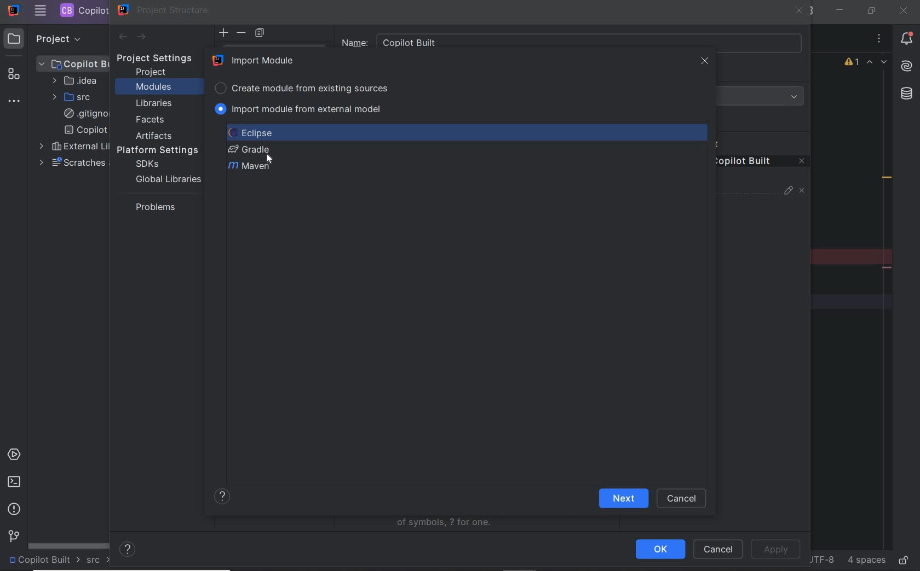  Describe the element at coordinates (865, 561) in the screenshot. I see `indent` at that location.